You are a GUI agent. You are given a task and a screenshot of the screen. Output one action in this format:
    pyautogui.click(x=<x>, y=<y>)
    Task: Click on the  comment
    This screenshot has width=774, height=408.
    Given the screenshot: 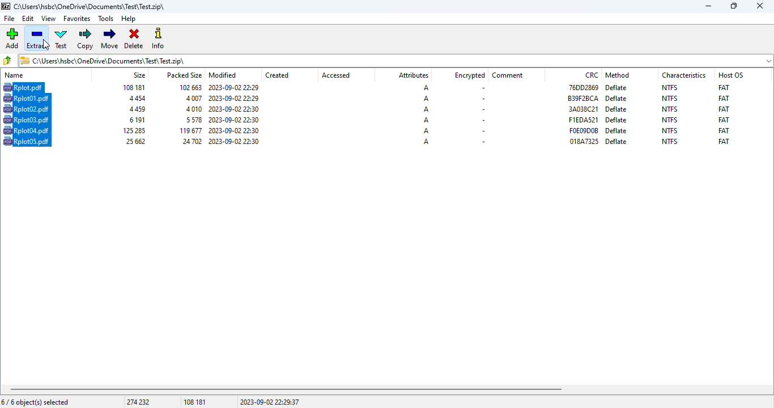 What is the action you would take?
    pyautogui.click(x=508, y=75)
    